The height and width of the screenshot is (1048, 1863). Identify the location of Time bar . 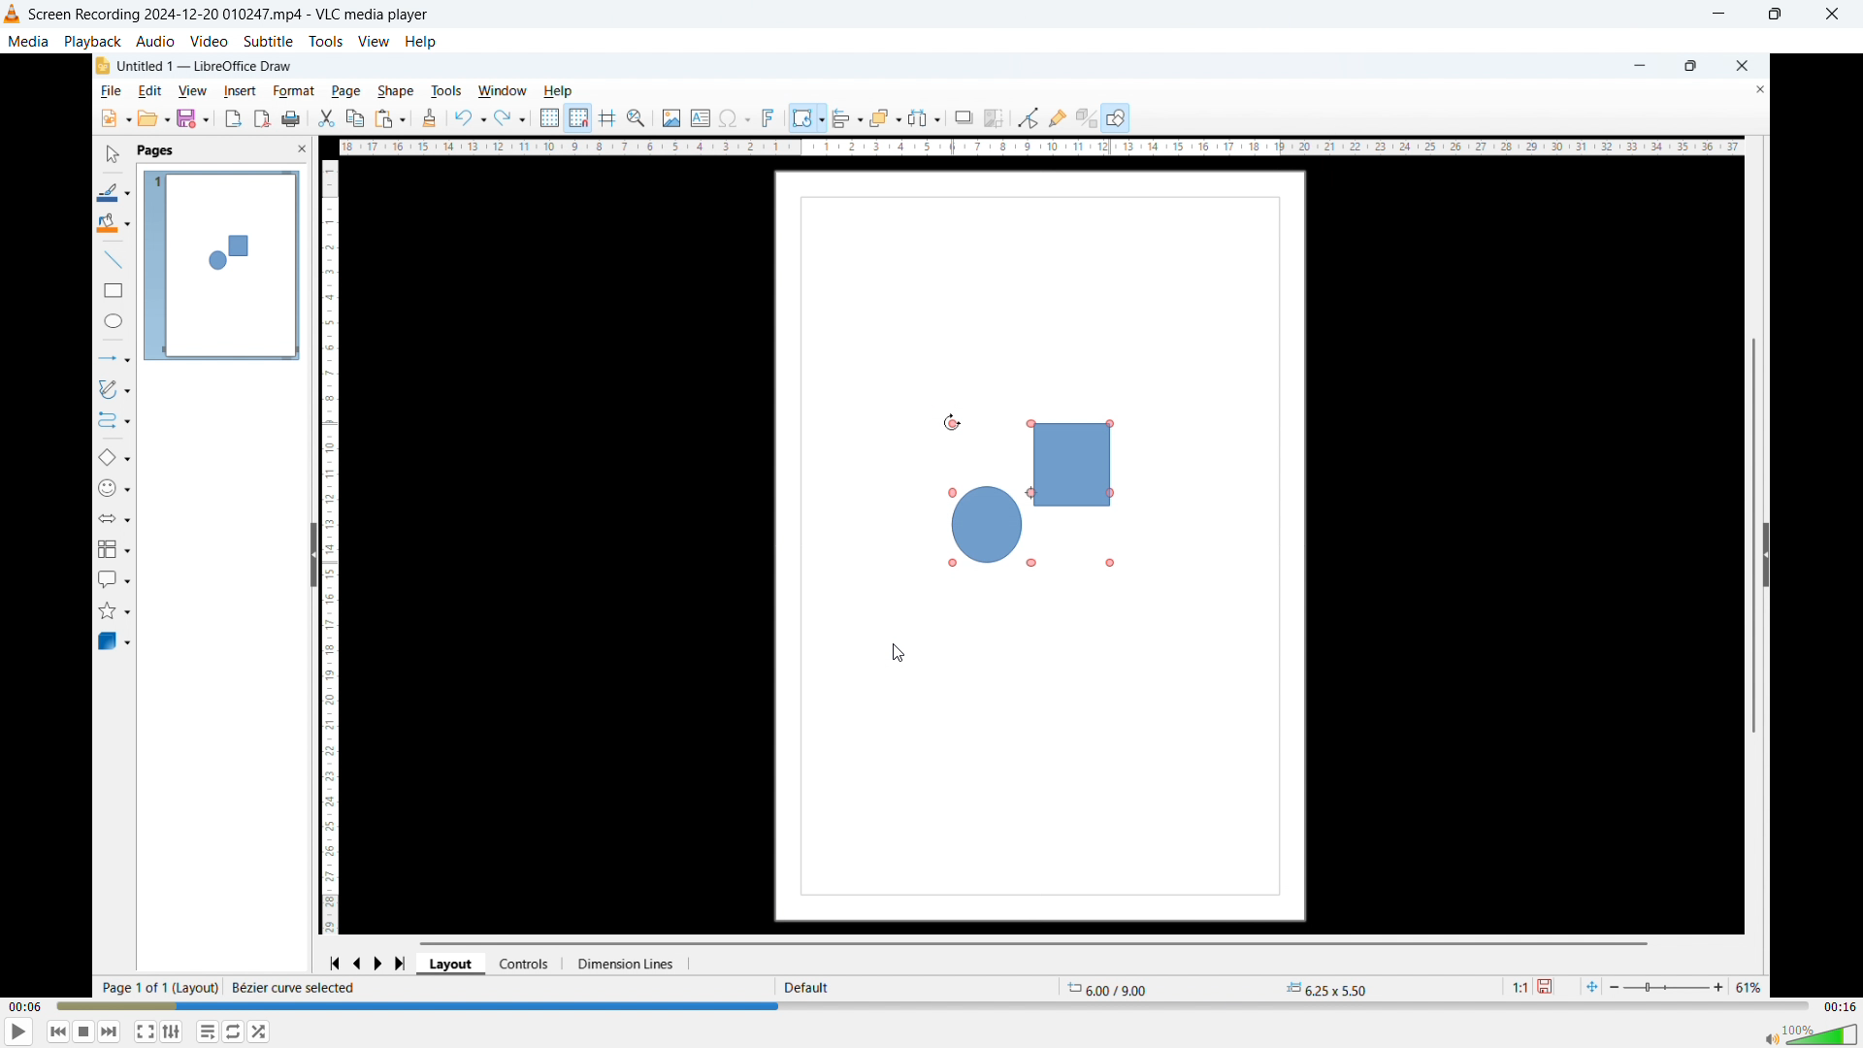
(933, 1004).